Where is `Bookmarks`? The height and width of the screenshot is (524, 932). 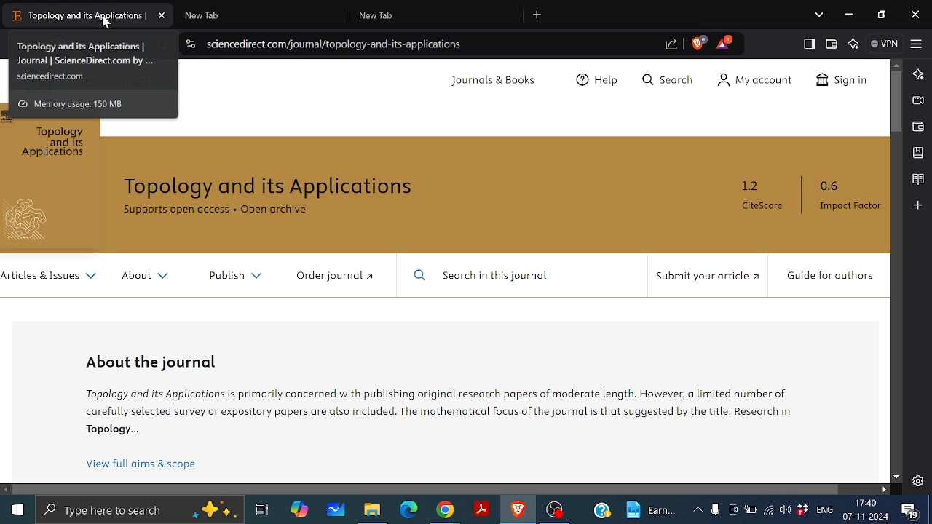
Bookmarks is located at coordinates (918, 153).